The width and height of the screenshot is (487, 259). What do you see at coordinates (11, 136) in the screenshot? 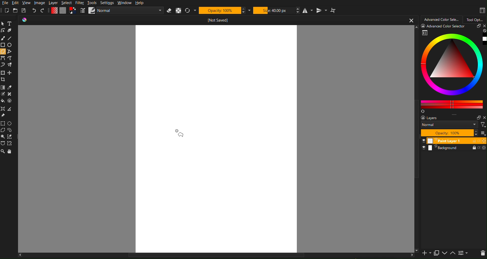
I see `similar color selection tool` at bounding box center [11, 136].